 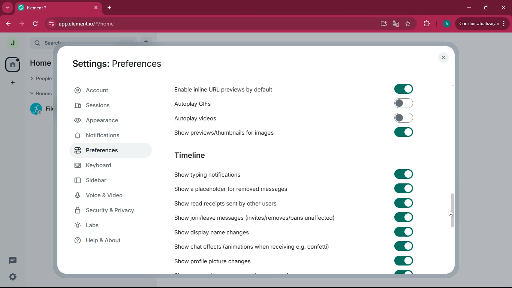 What do you see at coordinates (109, 211) in the screenshot?
I see `security & privacy` at bounding box center [109, 211].